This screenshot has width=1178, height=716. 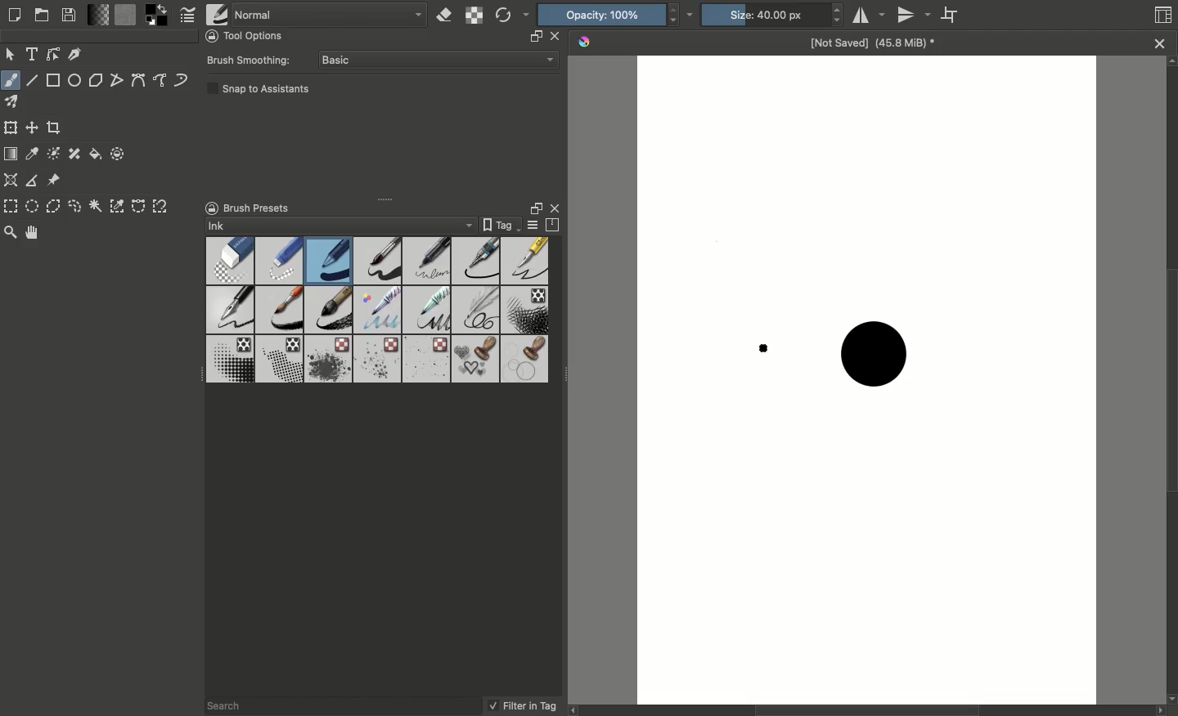 What do you see at coordinates (874, 46) in the screenshot?
I see `Name` at bounding box center [874, 46].